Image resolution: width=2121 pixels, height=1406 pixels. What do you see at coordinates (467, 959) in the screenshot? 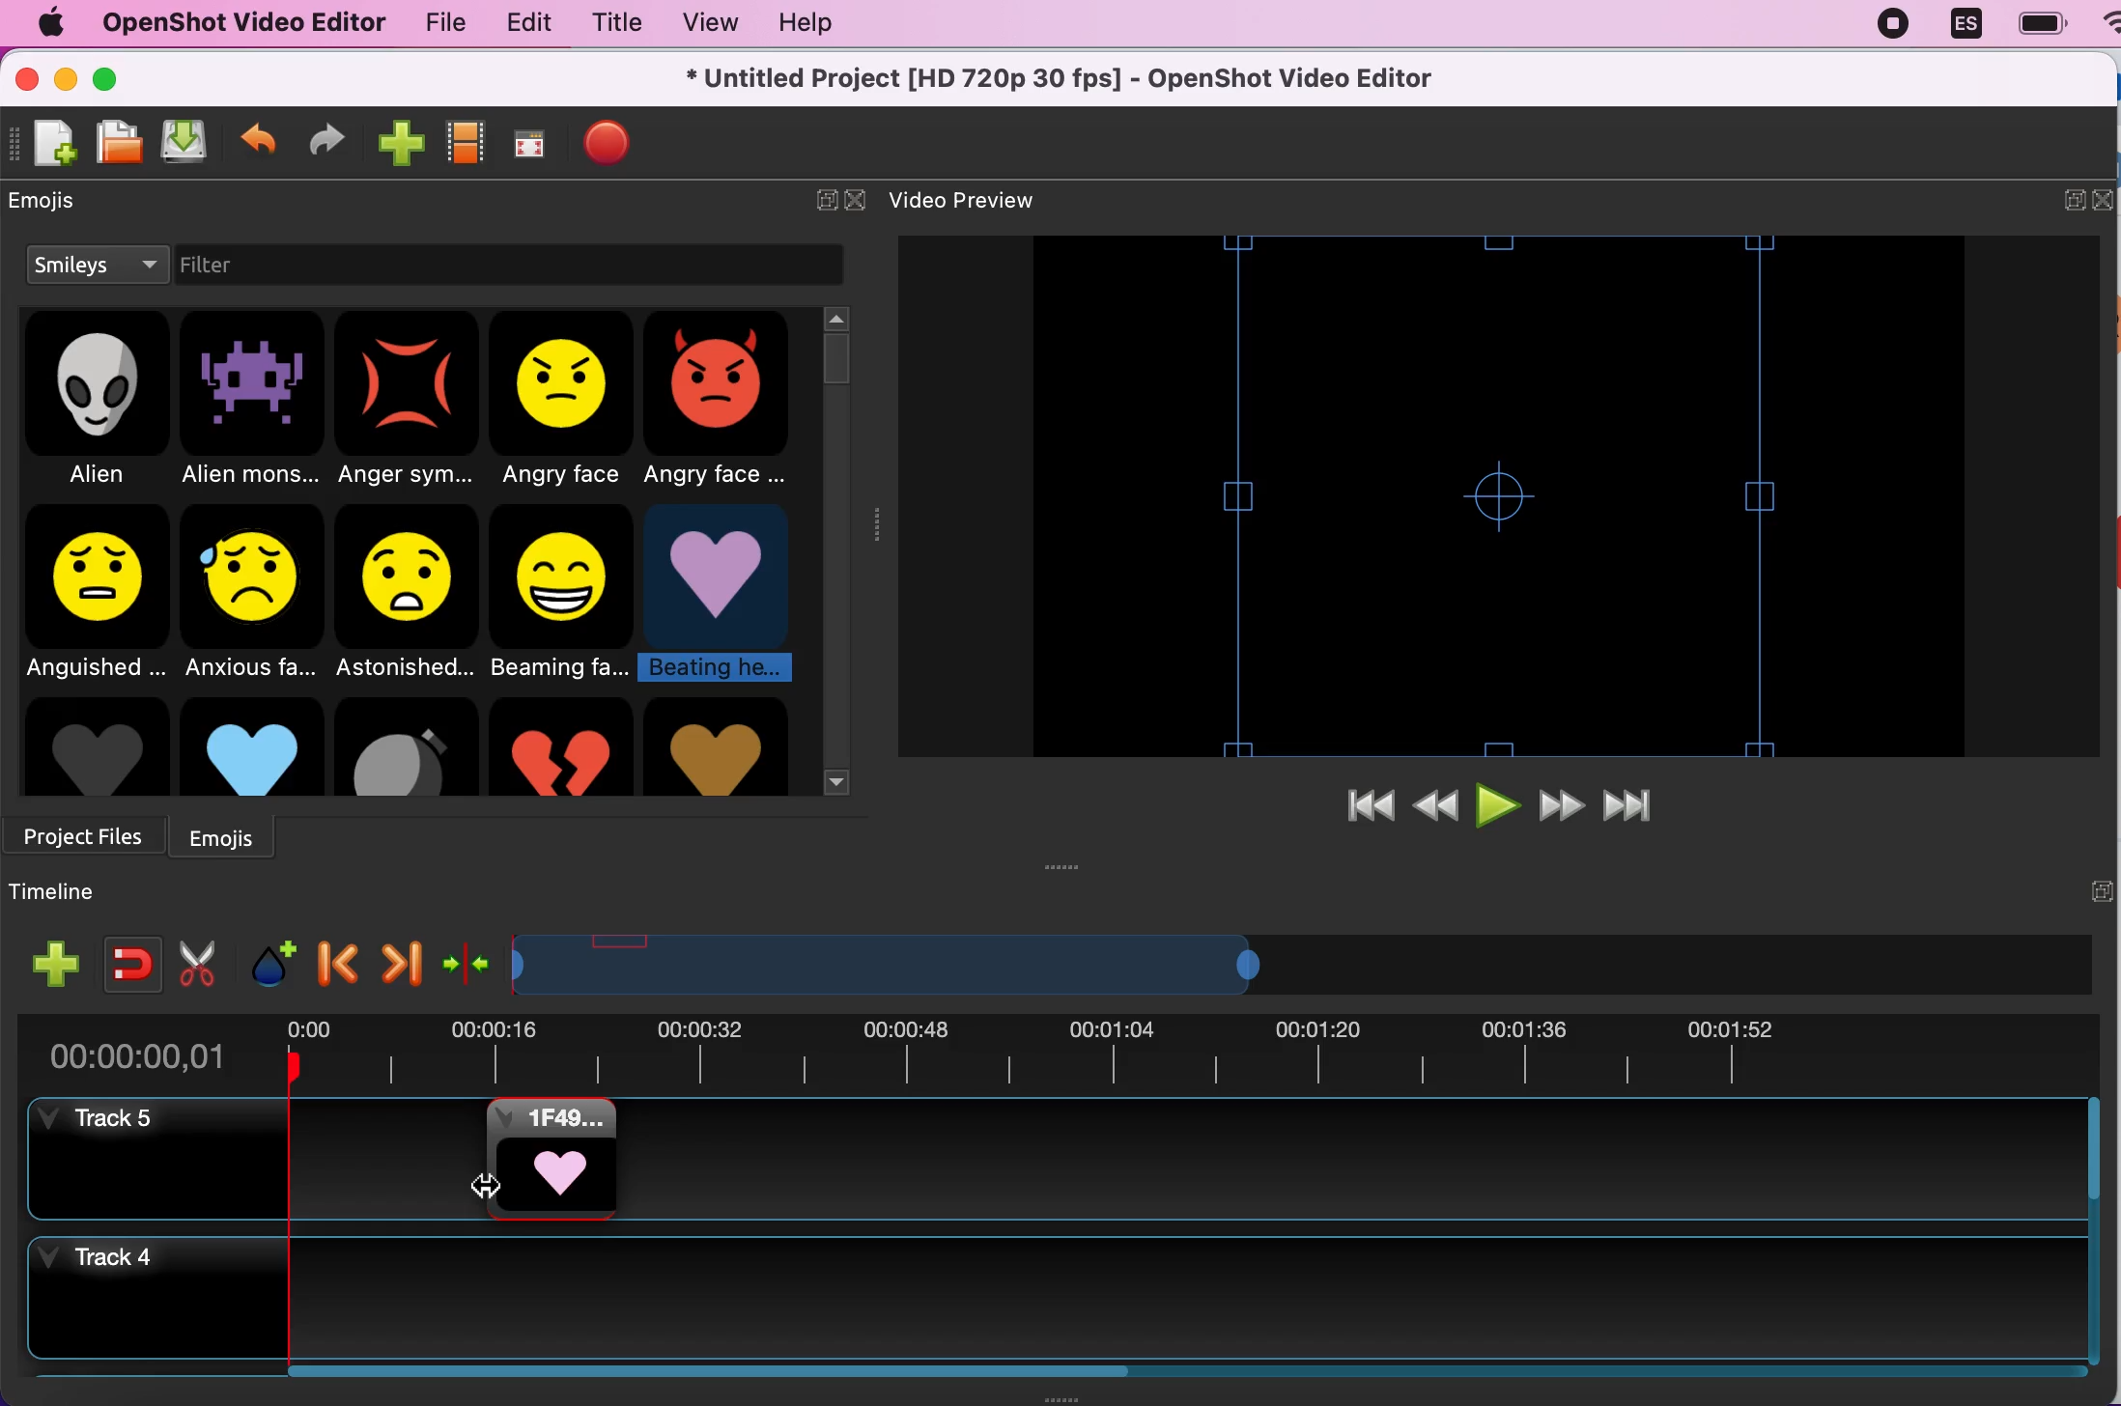
I see `center the timeline` at bounding box center [467, 959].